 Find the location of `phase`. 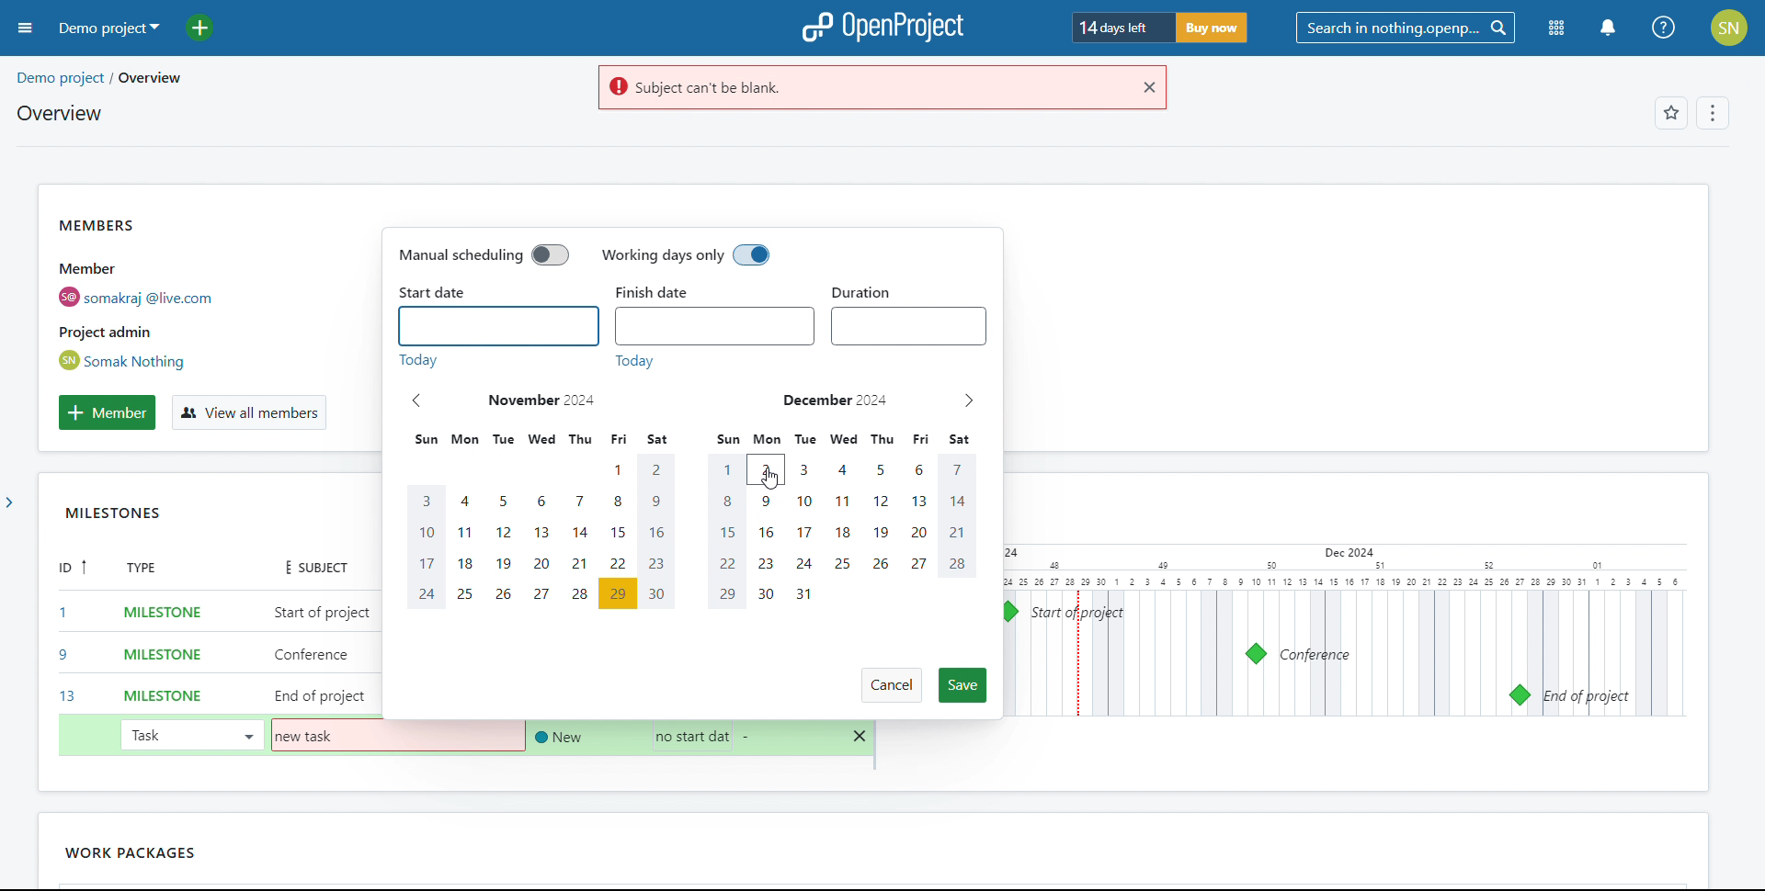

phase is located at coordinates (191, 849).